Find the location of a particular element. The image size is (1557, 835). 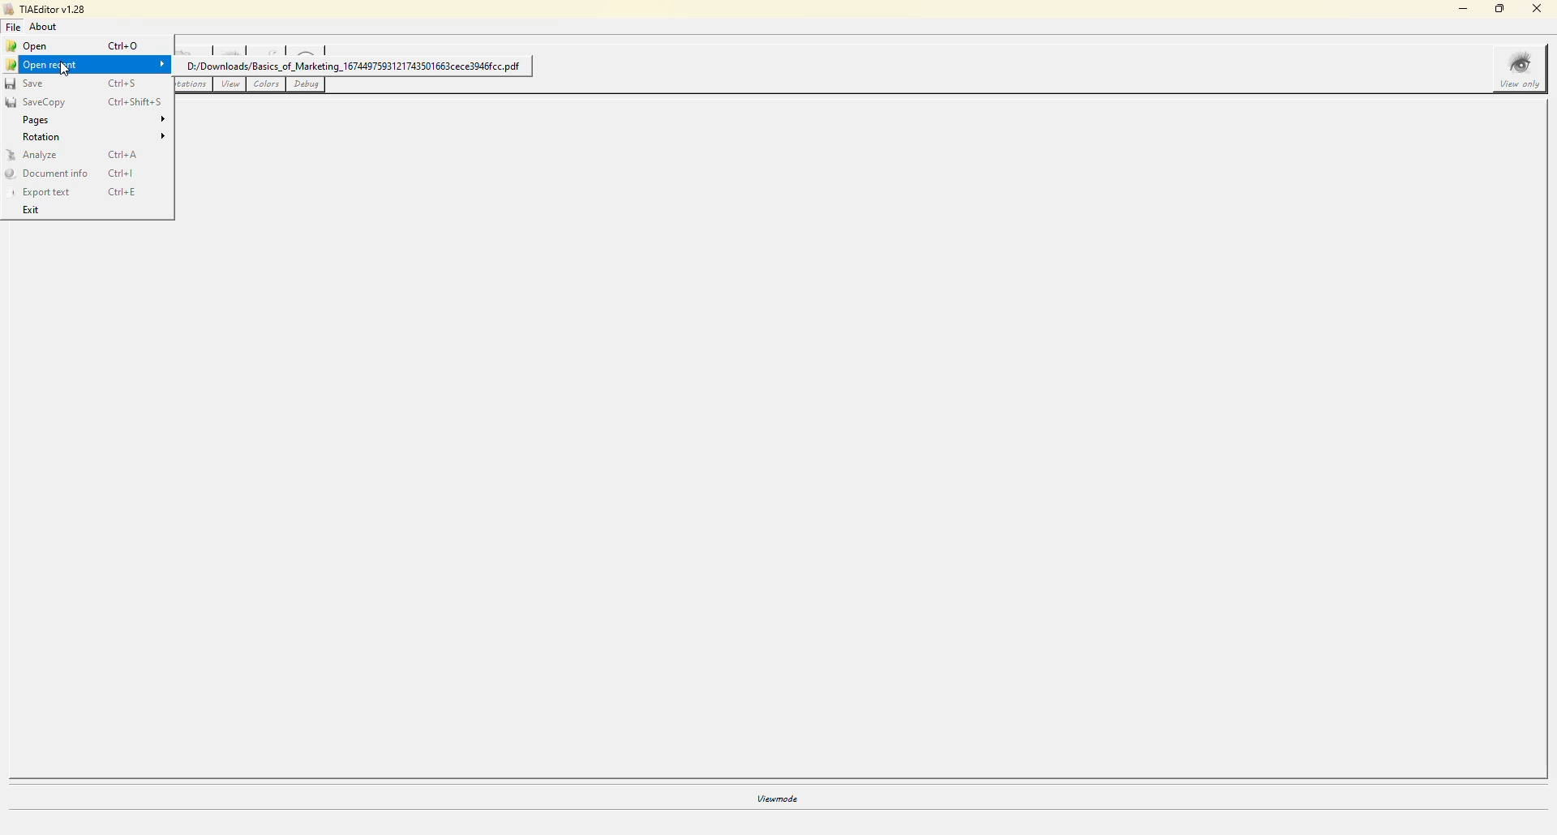

analyze is located at coordinates (35, 156).